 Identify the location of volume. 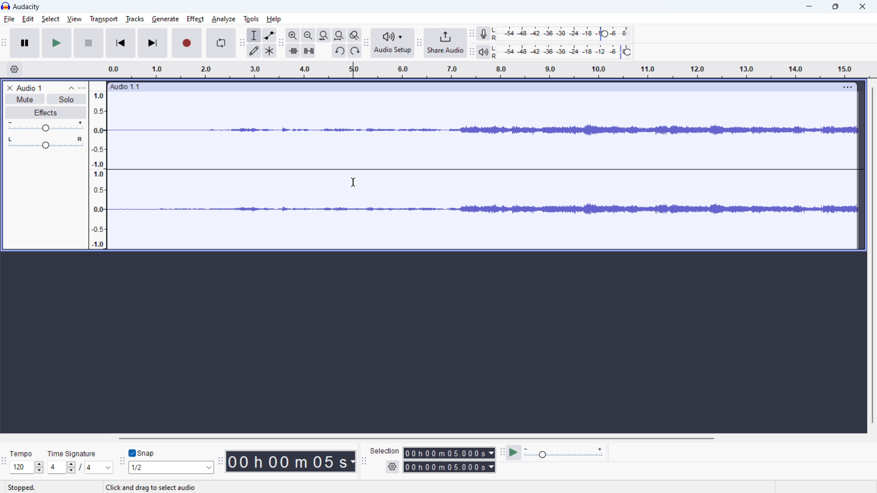
(45, 126).